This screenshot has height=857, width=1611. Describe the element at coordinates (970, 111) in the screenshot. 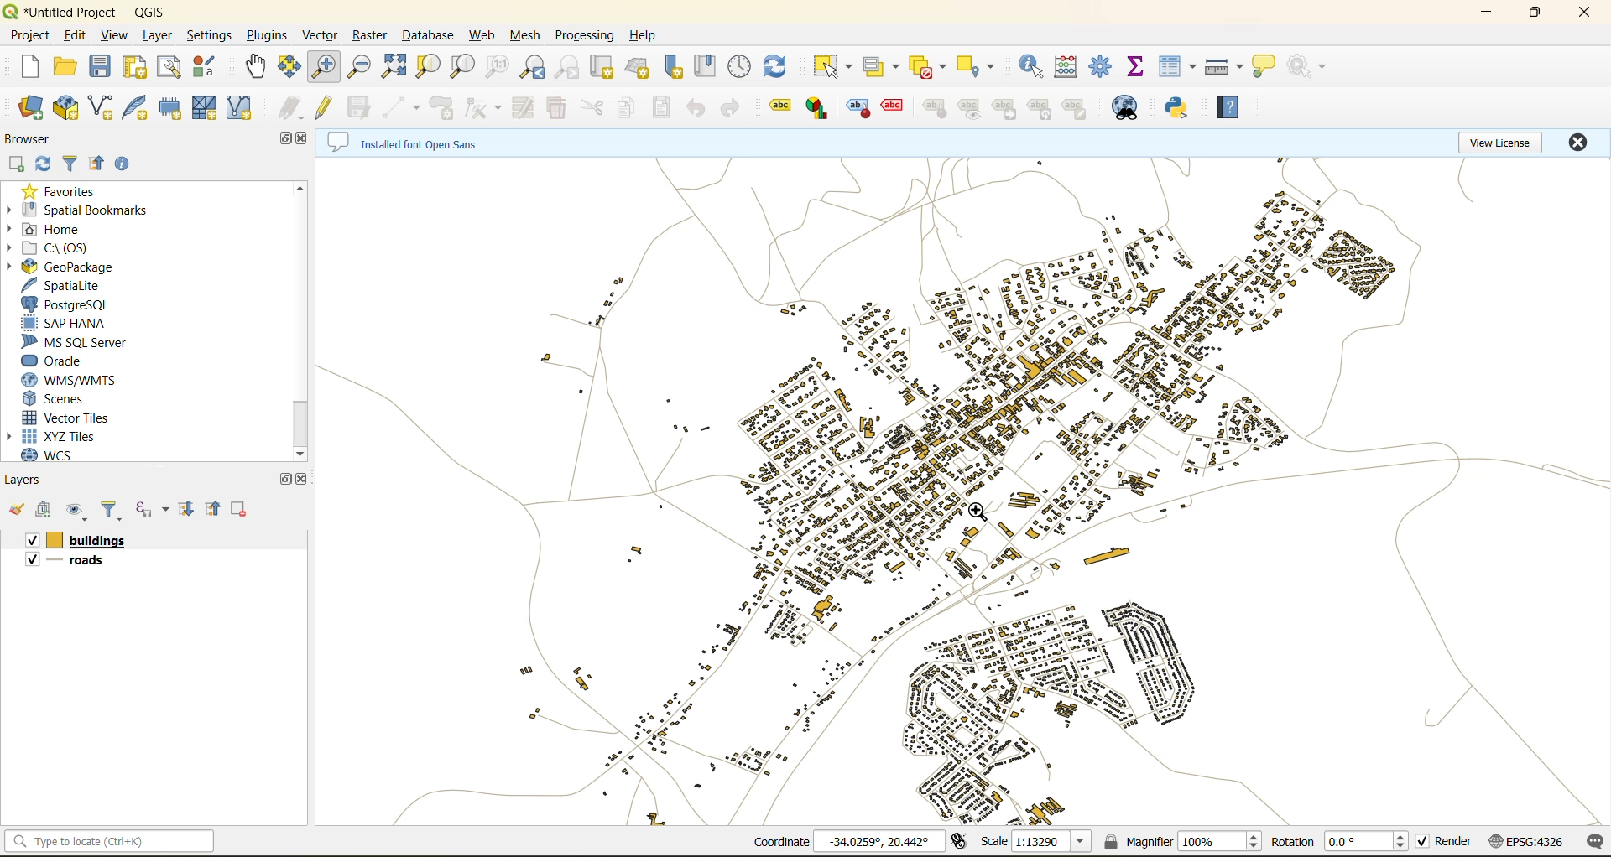

I see `Toggle Label Visibility` at that location.